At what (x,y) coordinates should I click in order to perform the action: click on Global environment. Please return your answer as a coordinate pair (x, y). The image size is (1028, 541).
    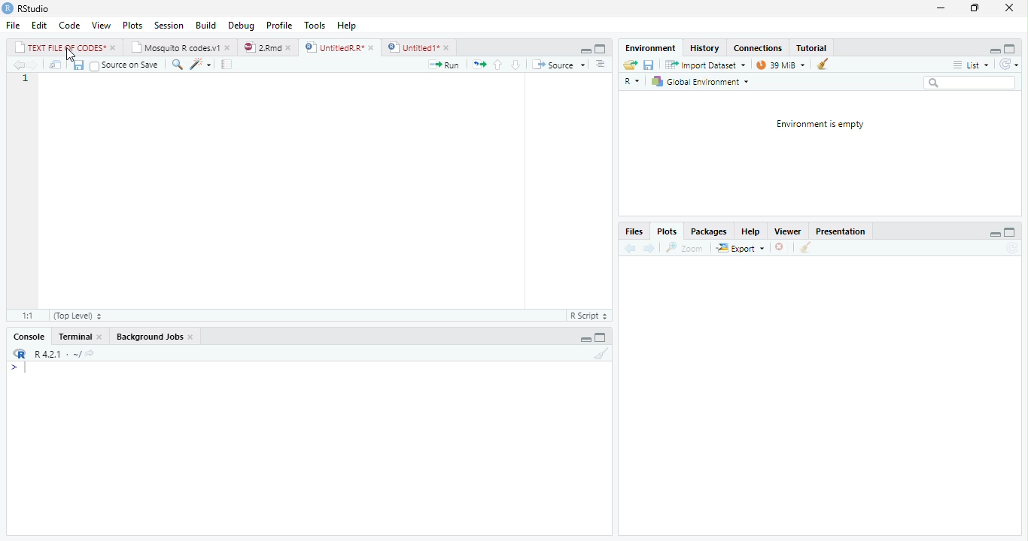
    Looking at the image, I should click on (700, 82).